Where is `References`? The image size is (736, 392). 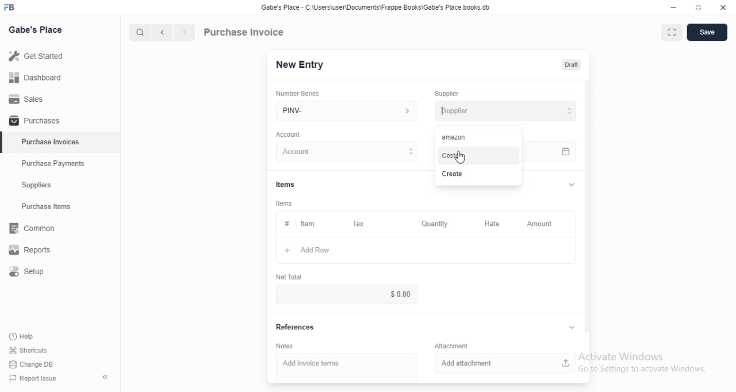 References is located at coordinates (296, 326).